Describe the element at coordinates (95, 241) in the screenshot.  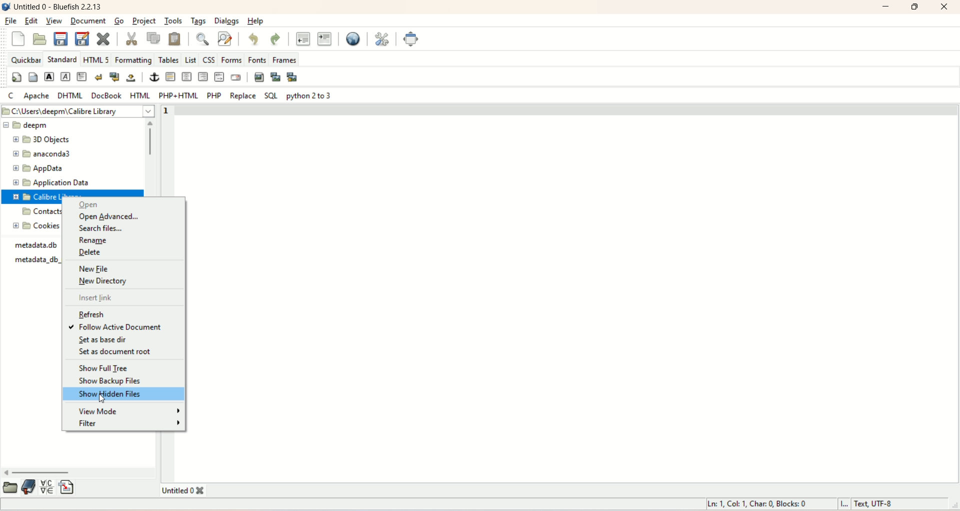
I see `rename` at that location.